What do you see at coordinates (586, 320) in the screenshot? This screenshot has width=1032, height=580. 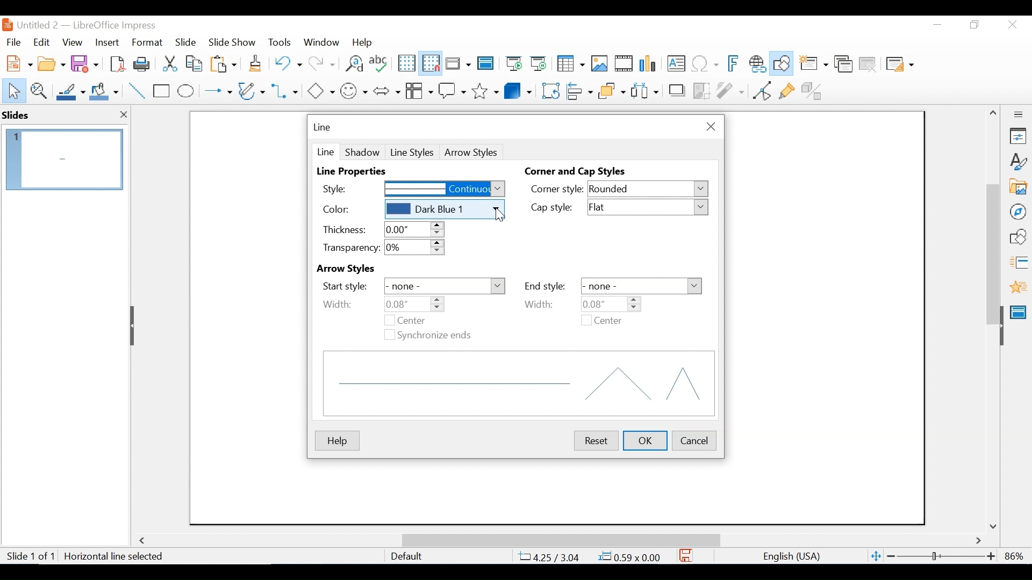 I see `checkbox` at bounding box center [586, 320].